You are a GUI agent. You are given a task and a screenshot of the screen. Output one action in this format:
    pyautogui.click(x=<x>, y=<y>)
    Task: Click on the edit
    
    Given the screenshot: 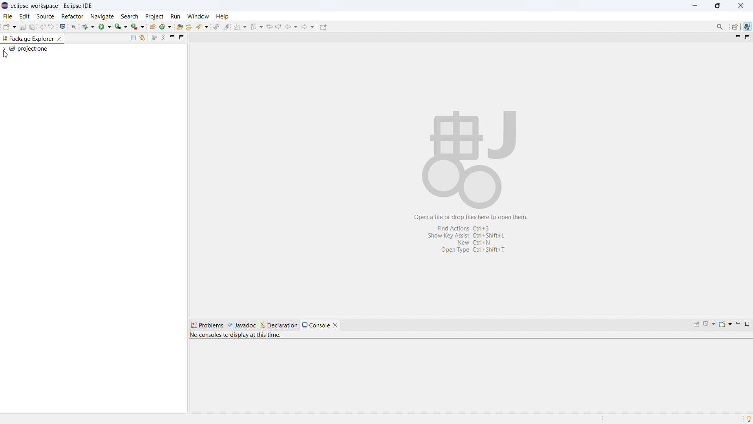 What is the action you would take?
    pyautogui.click(x=25, y=16)
    